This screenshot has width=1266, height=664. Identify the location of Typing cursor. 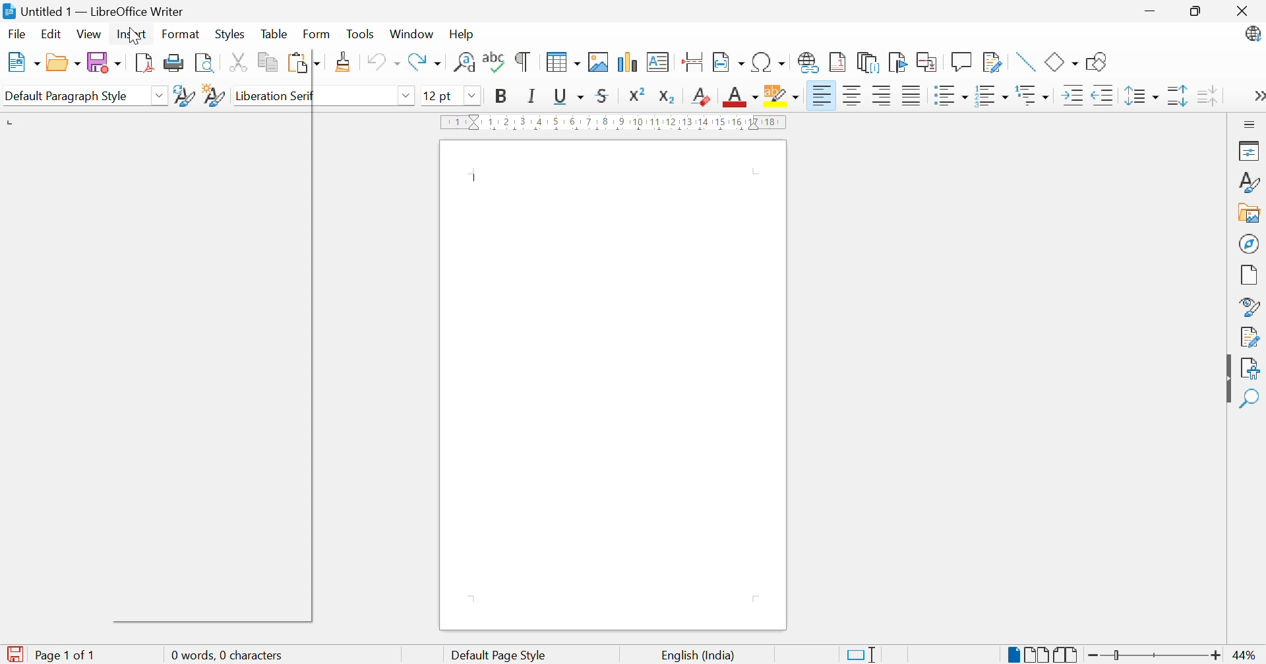
(477, 179).